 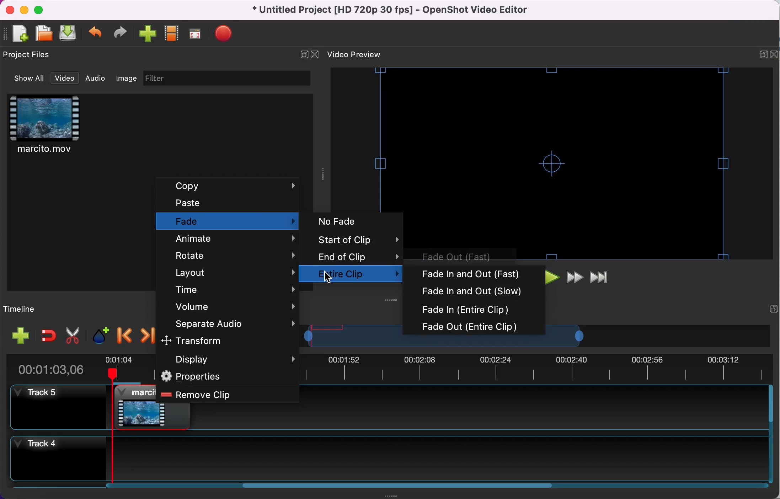 I want to click on minimize, so click(x=25, y=10).